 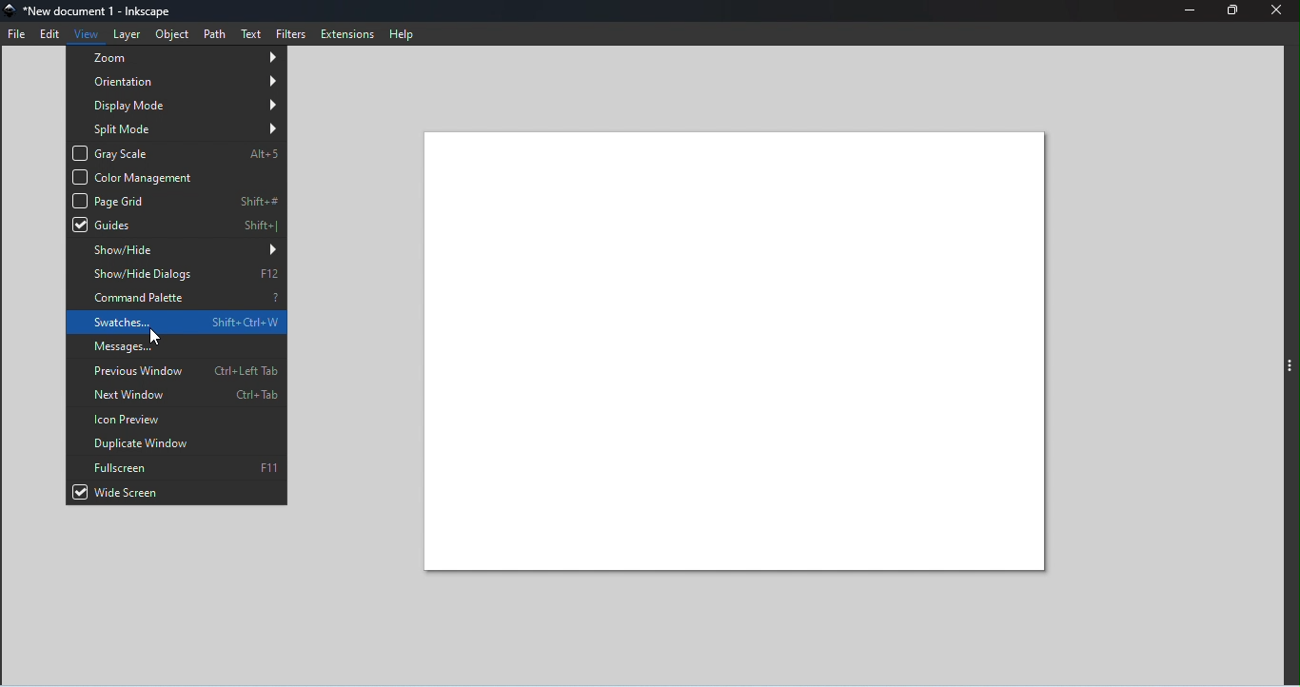 What do you see at coordinates (349, 31) in the screenshot?
I see `Extensions` at bounding box center [349, 31].